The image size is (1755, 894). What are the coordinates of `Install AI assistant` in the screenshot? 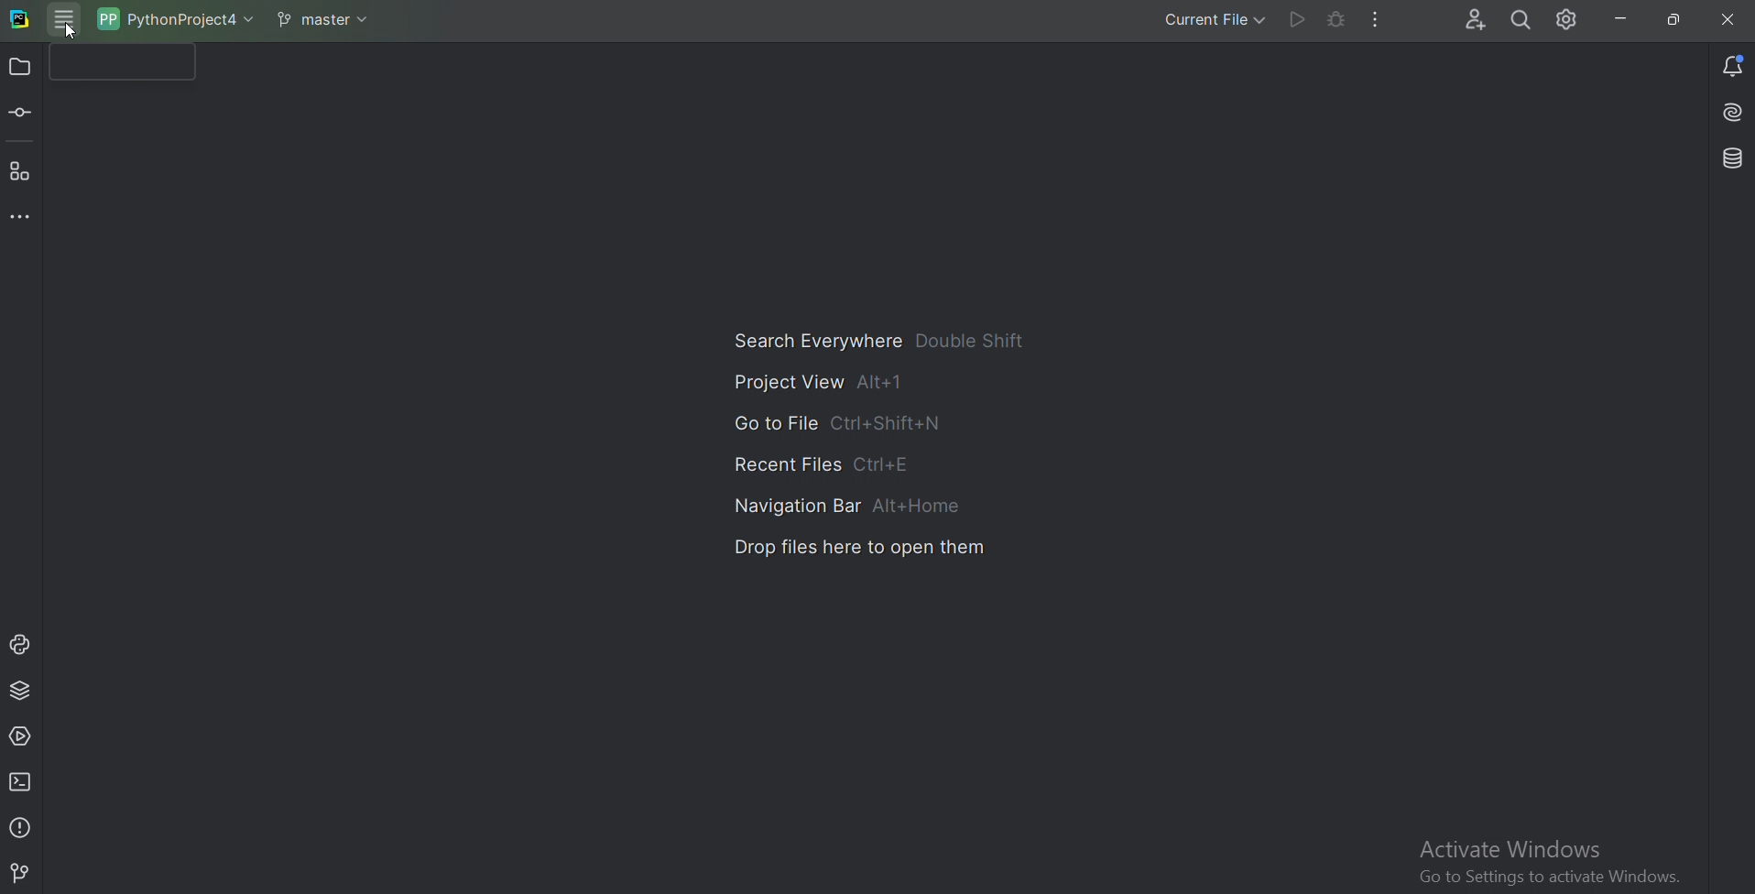 It's located at (1729, 113).